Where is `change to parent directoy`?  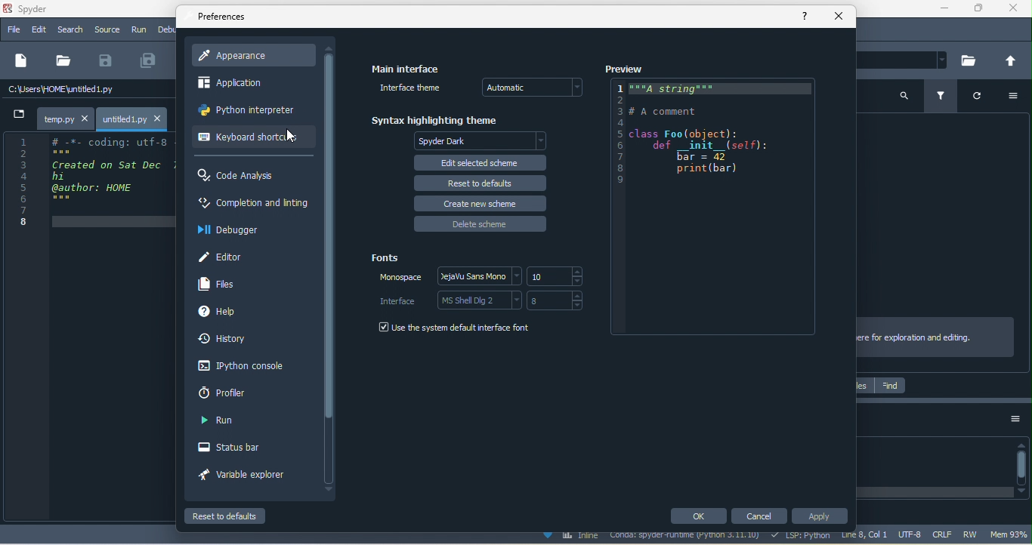
change to parent directoy is located at coordinates (1009, 60).